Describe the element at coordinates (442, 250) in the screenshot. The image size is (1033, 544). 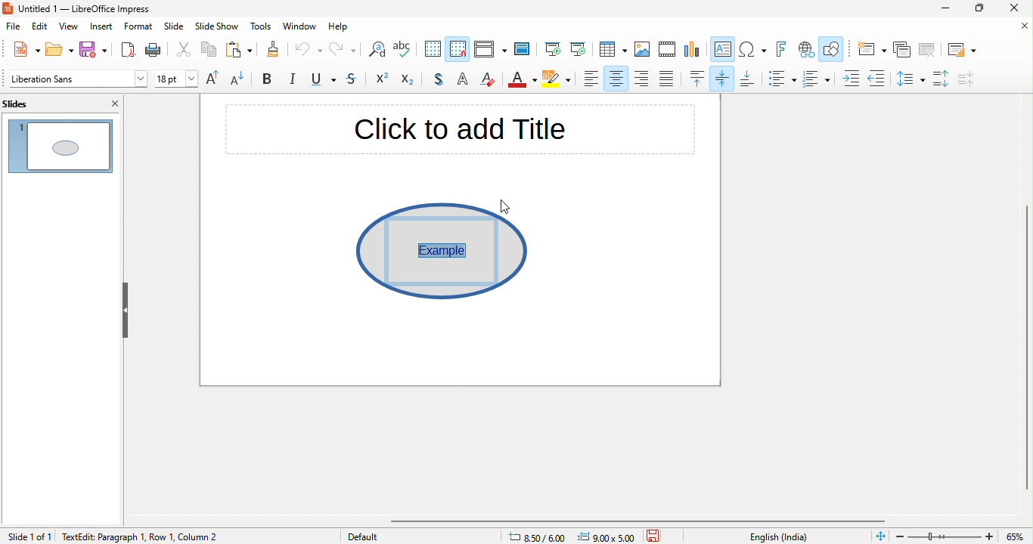
I see `clickable hyperlink inserted on a shape` at that location.